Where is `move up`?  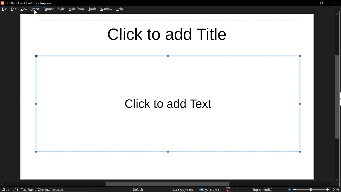 move up is located at coordinates (337, 15).